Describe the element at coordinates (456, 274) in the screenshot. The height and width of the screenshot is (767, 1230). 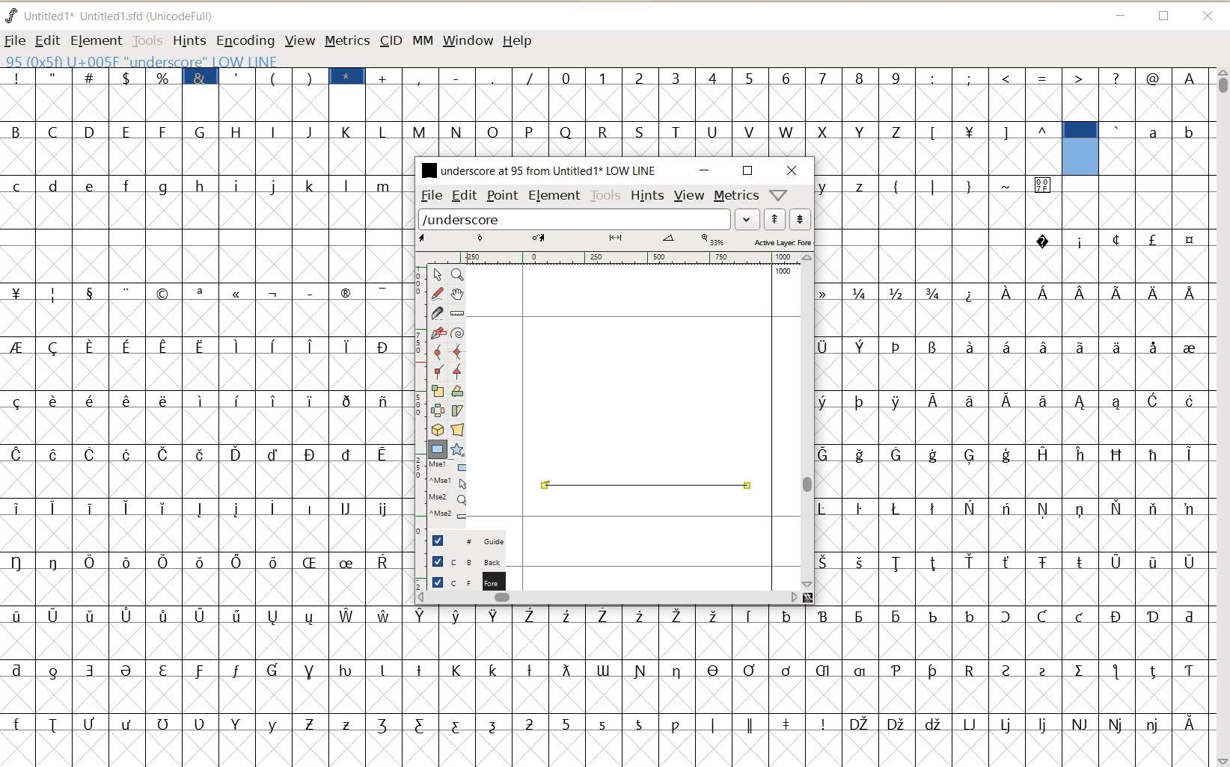
I see `Magnify` at that location.